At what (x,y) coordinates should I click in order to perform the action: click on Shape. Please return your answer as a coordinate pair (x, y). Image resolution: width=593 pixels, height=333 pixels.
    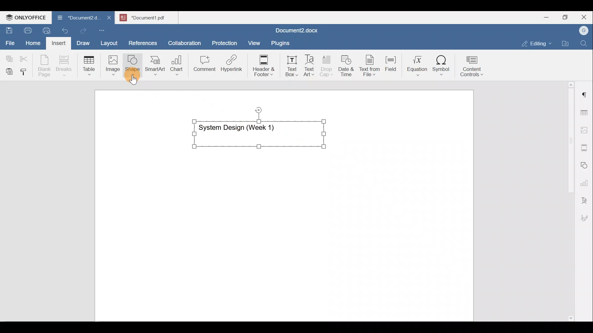
    Looking at the image, I should click on (133, 62).